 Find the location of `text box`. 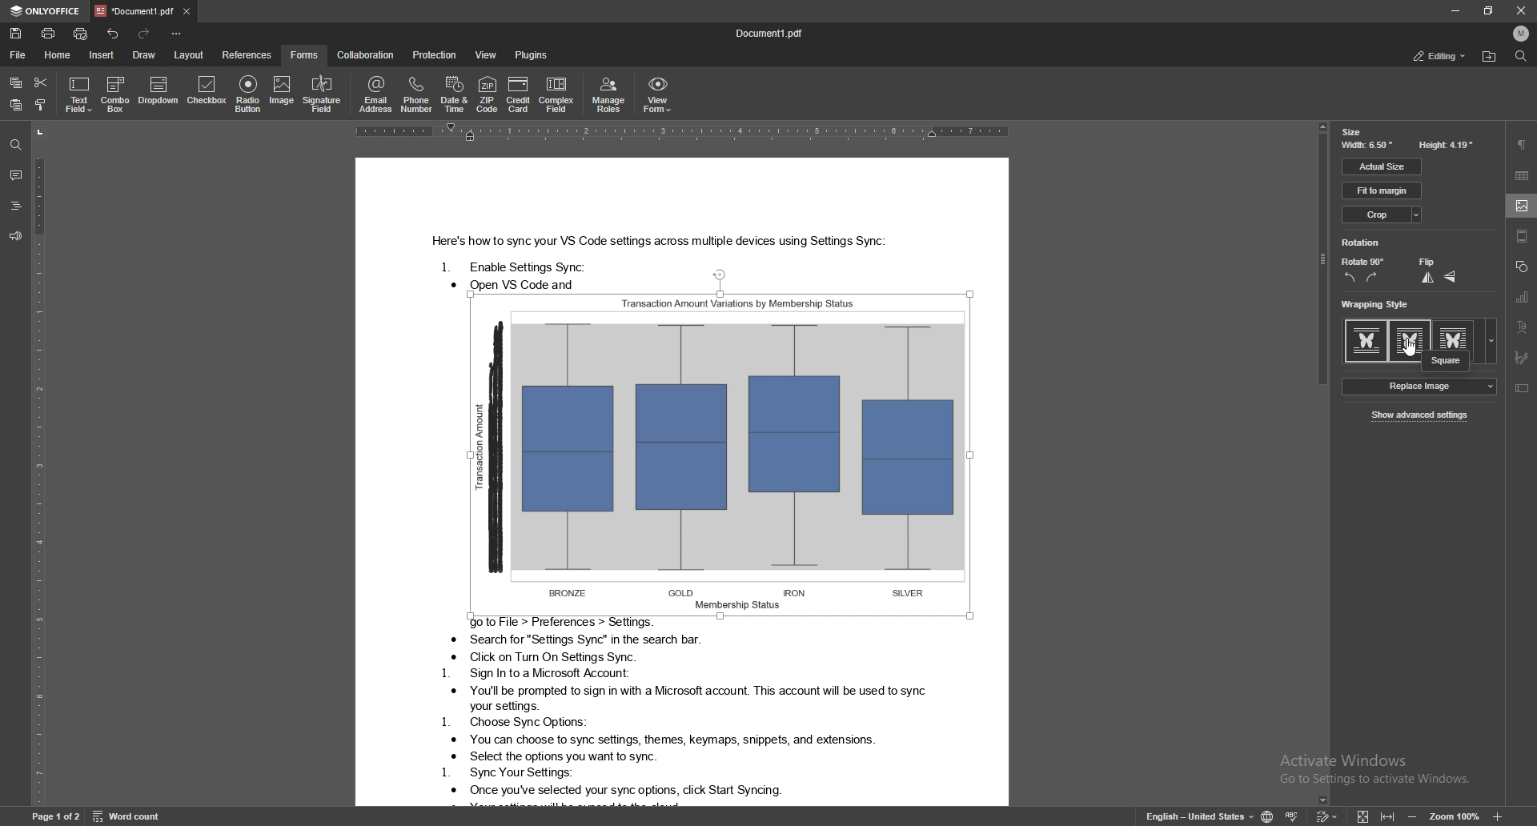

text box is located at coordinates (1522, 389).